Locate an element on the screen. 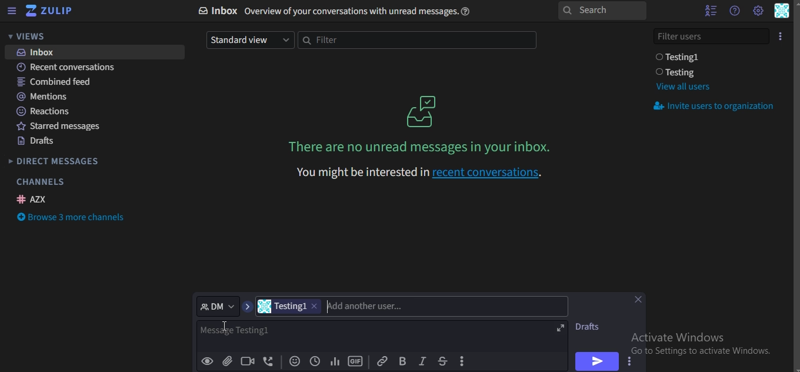 This screenshot has width=800, height=372. standard view is located at coordinates (248, 39).